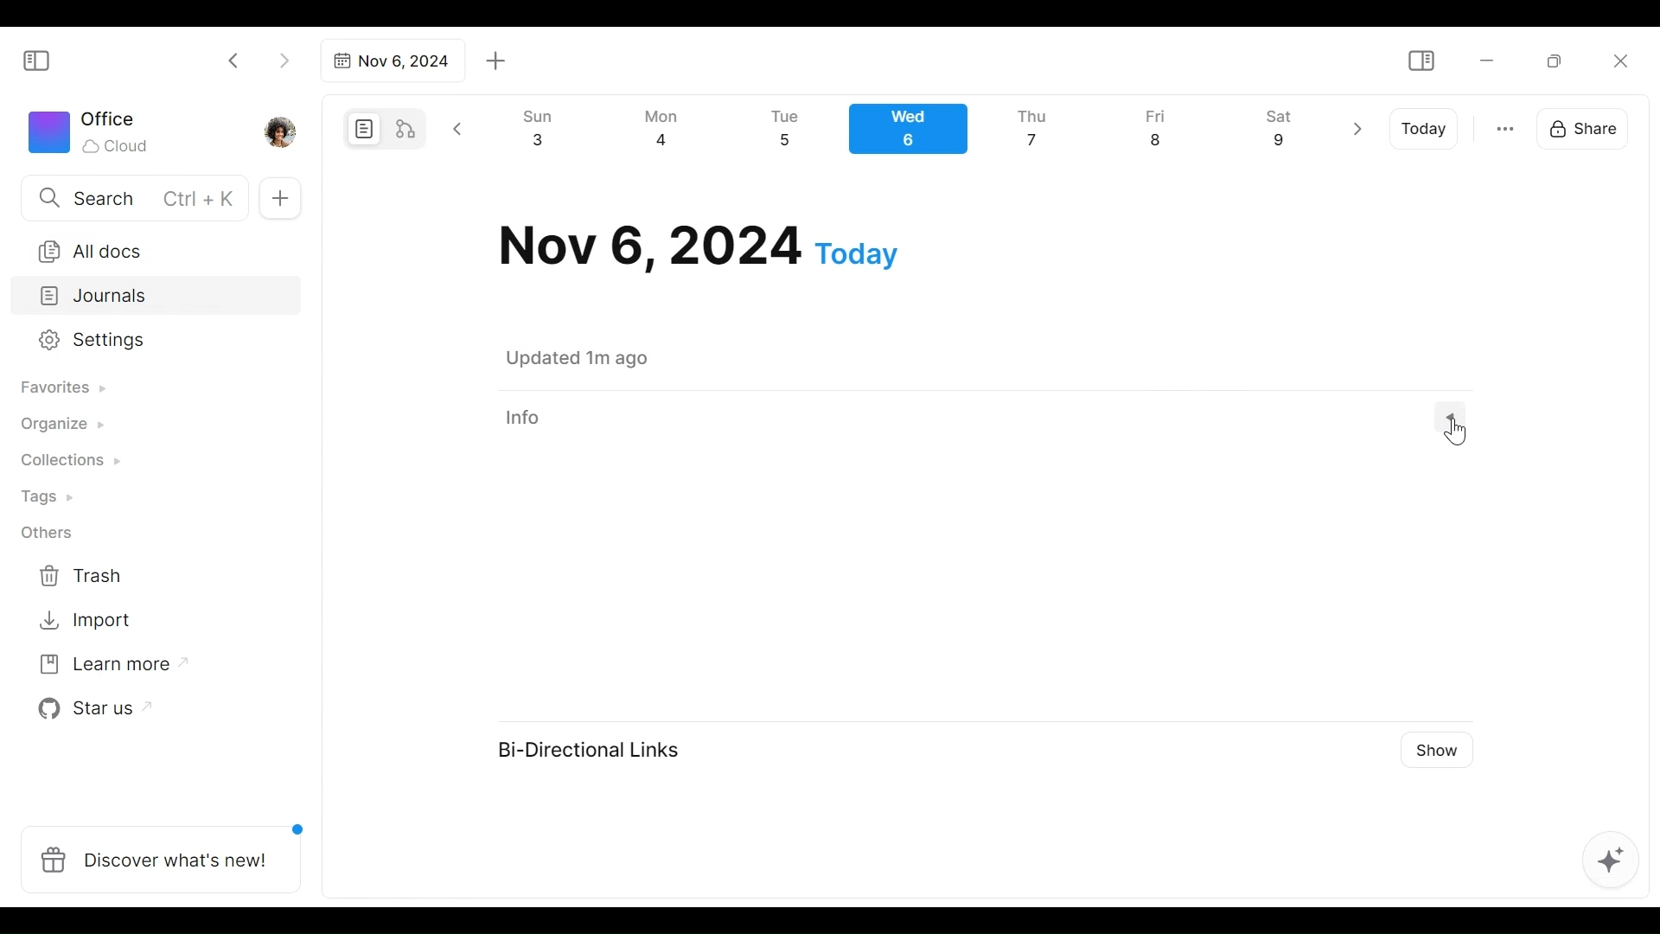 Image resolution: width=1660 pixels, height=934 pixels. What do you see at coordinates (49, 499) in the screenshot?
I see `Tags` at bounding box center [49, 499].